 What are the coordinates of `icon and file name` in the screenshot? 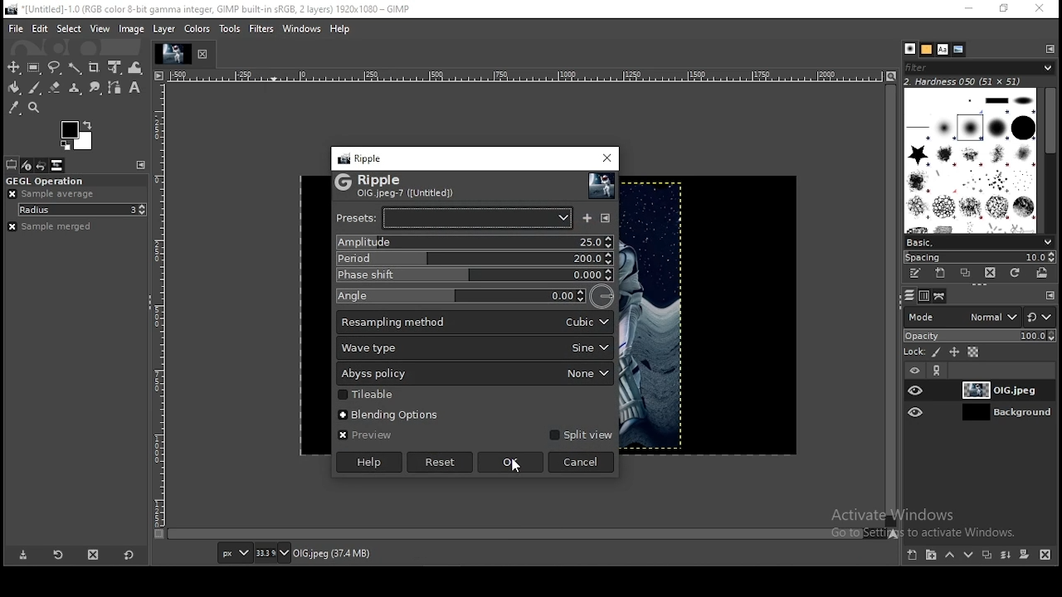 It's located at (210, 9).